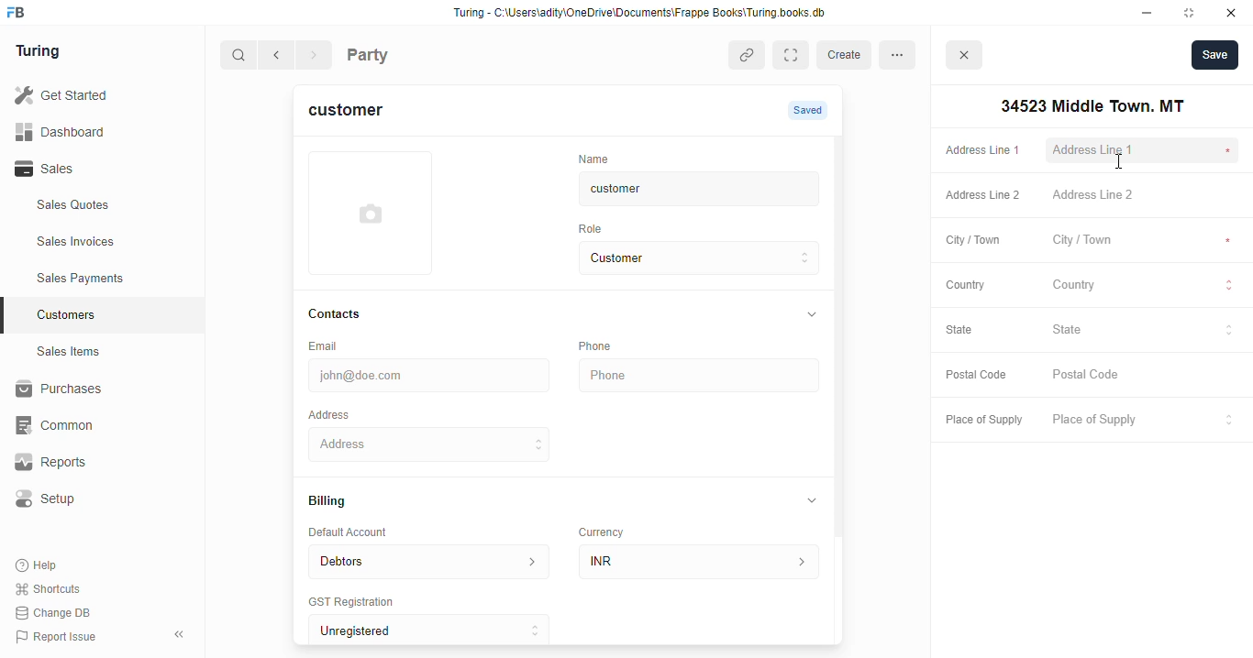  Describe the element at coordinates (847, 55) in the screenshot. I see `create` at that location.